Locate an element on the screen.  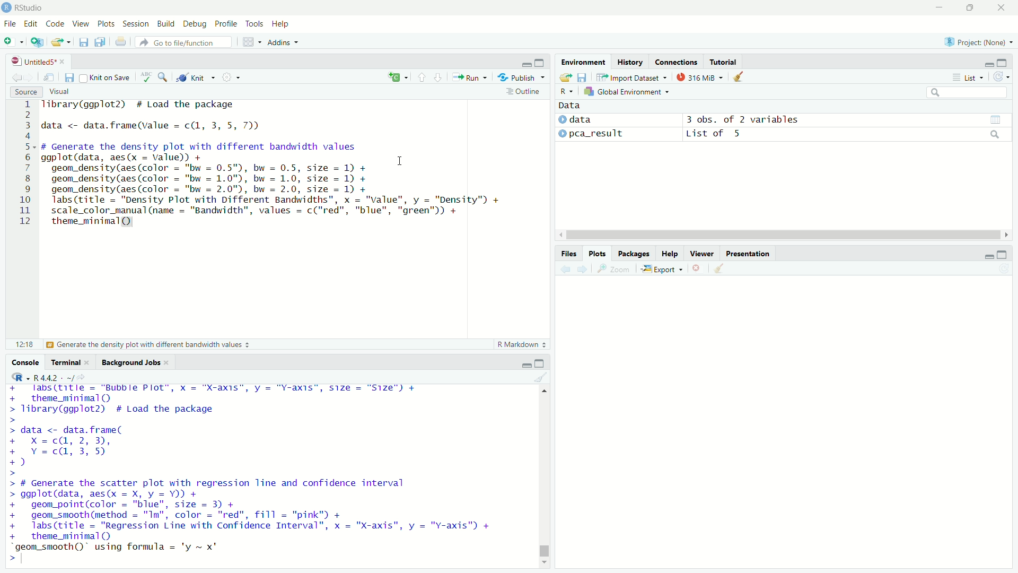
View is located at coordinates (80, 23).